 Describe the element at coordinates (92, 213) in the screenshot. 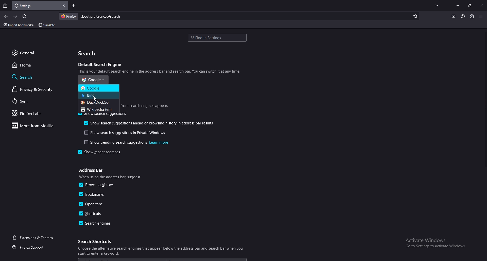

I see `shortcuts` at that location.